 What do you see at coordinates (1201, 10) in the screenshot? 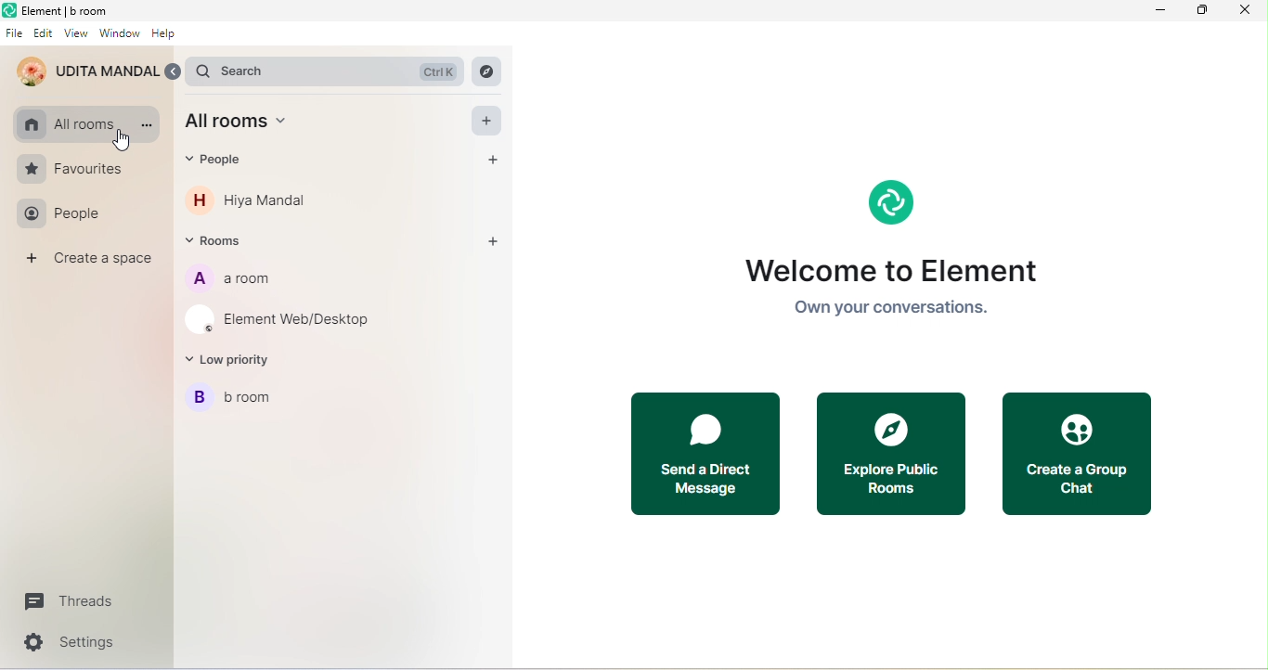
I see `maximize` at bounding box center [1201, 10].